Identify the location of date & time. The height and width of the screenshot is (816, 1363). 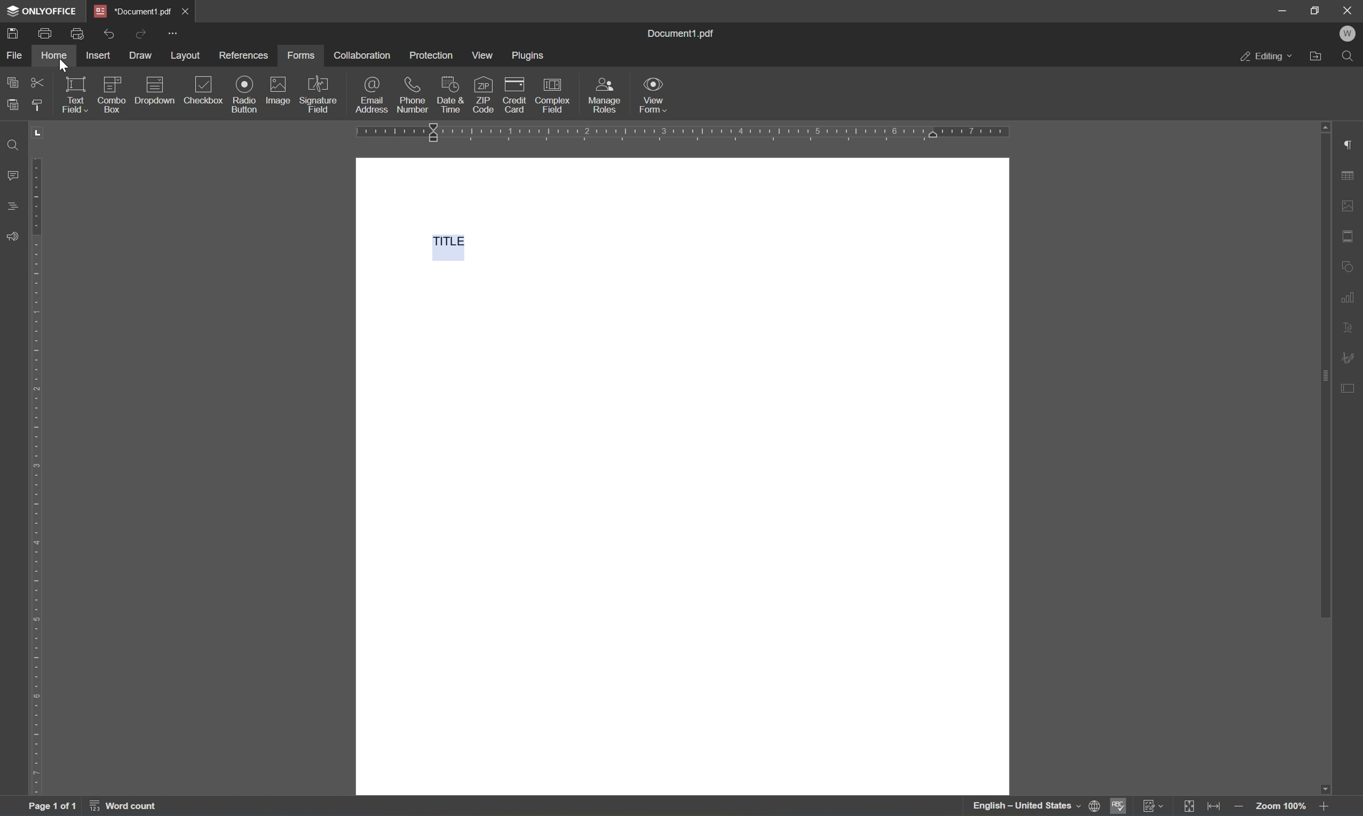
(450, 93).